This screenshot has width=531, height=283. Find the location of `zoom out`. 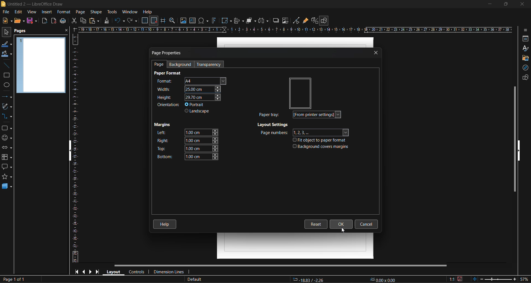

zoom out is located at coordinates (481, 279).